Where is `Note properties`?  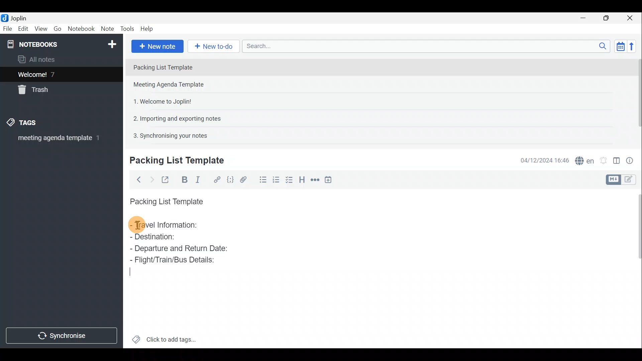 Note properties is located at coordinates (632, 159).